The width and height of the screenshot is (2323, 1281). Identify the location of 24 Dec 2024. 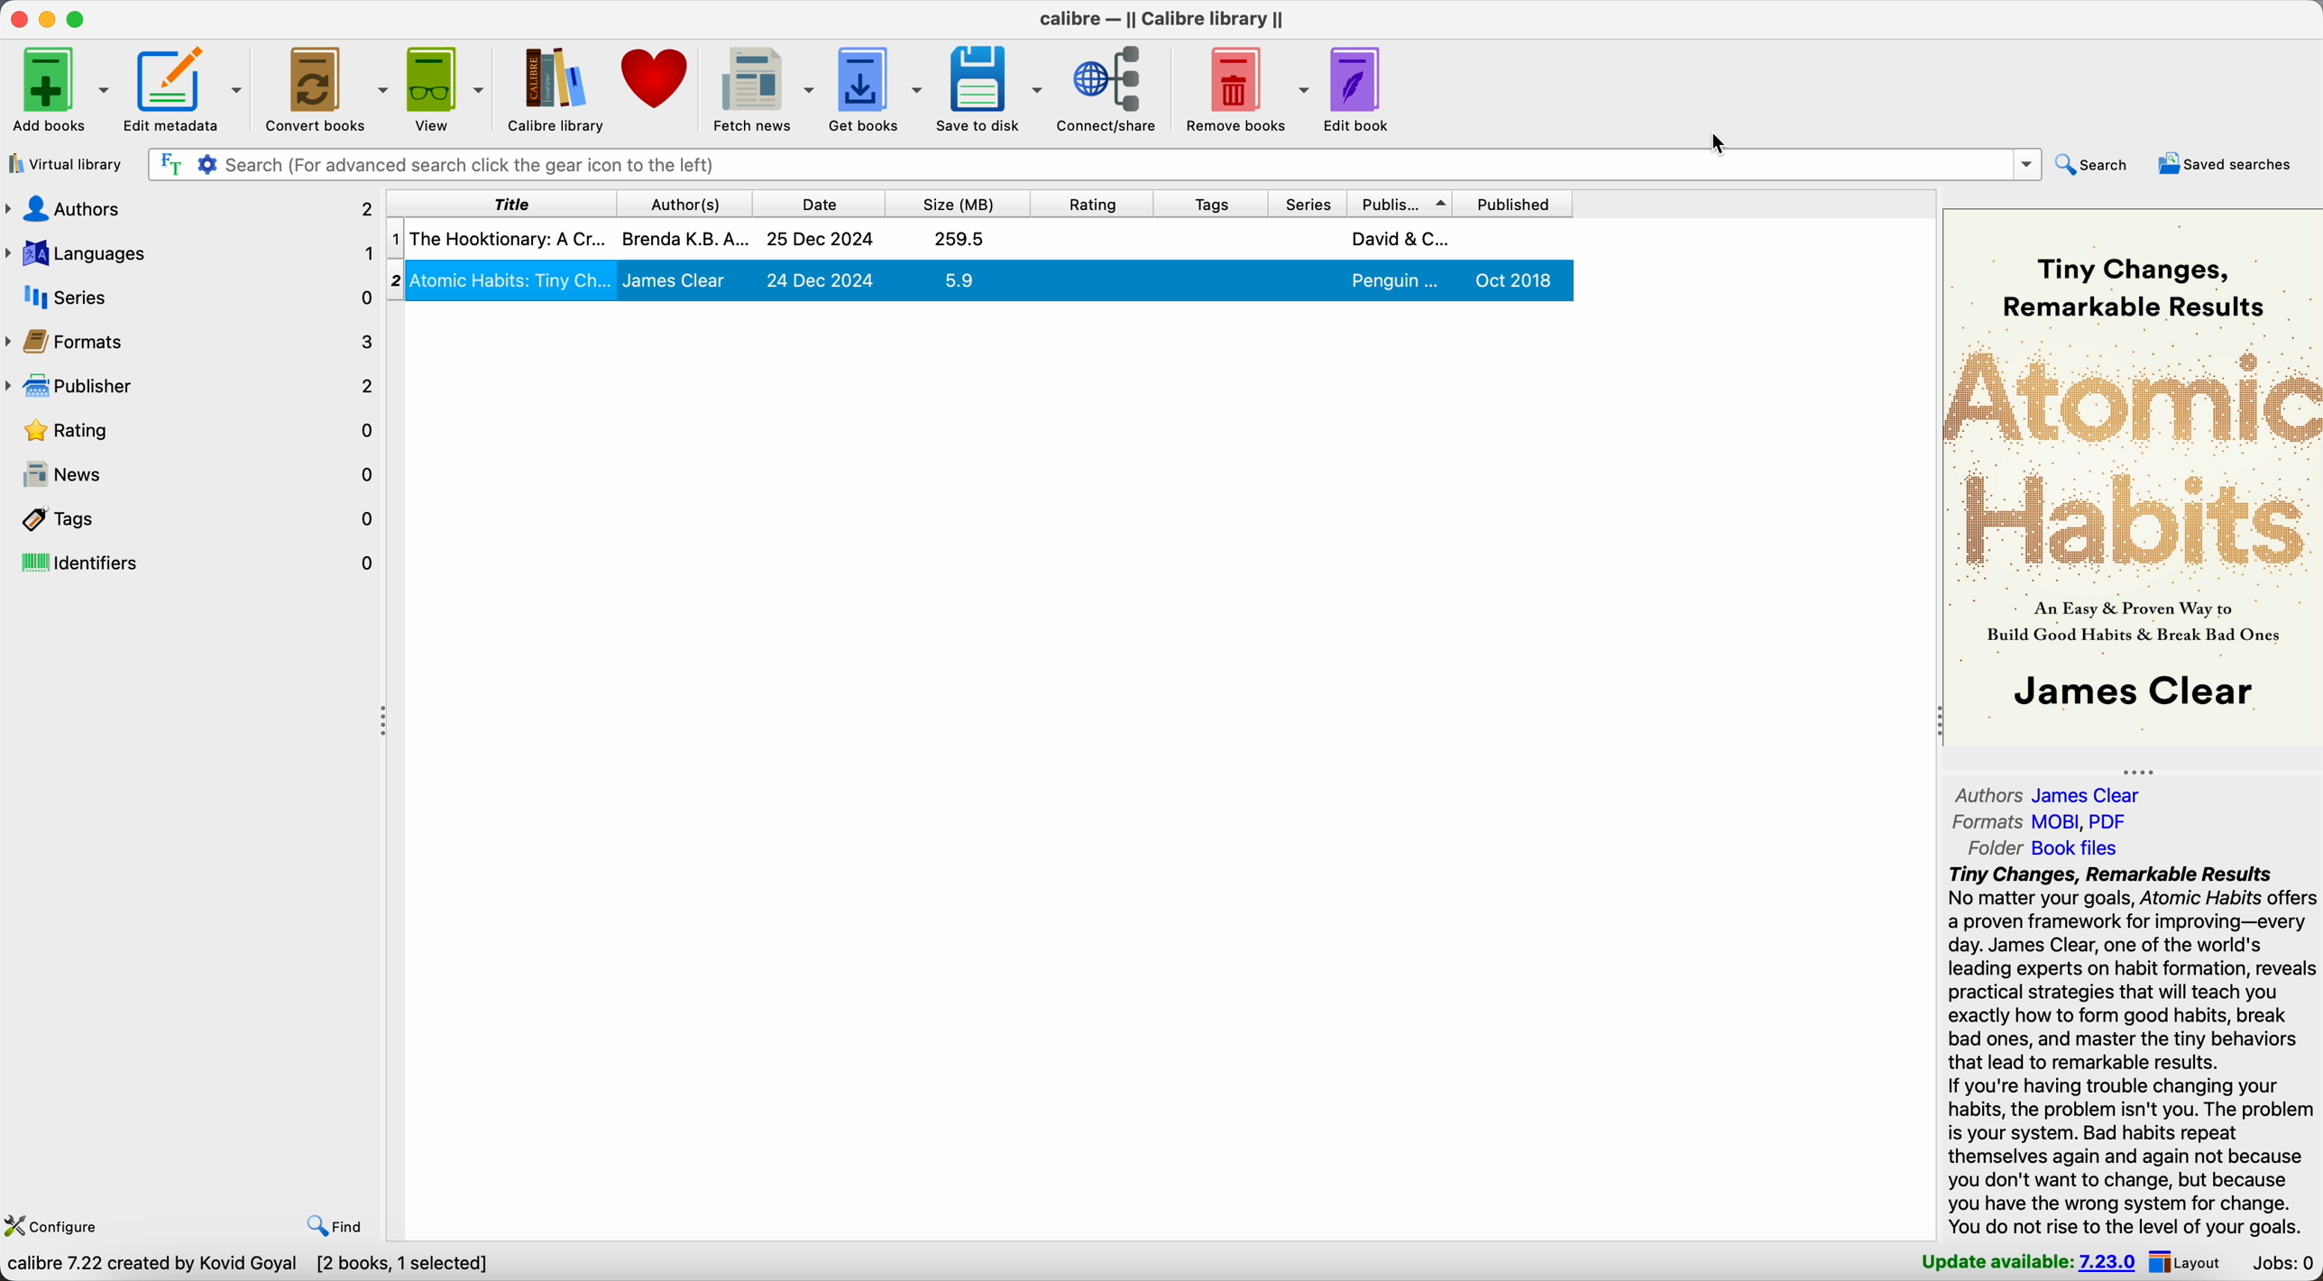
(821, 279).